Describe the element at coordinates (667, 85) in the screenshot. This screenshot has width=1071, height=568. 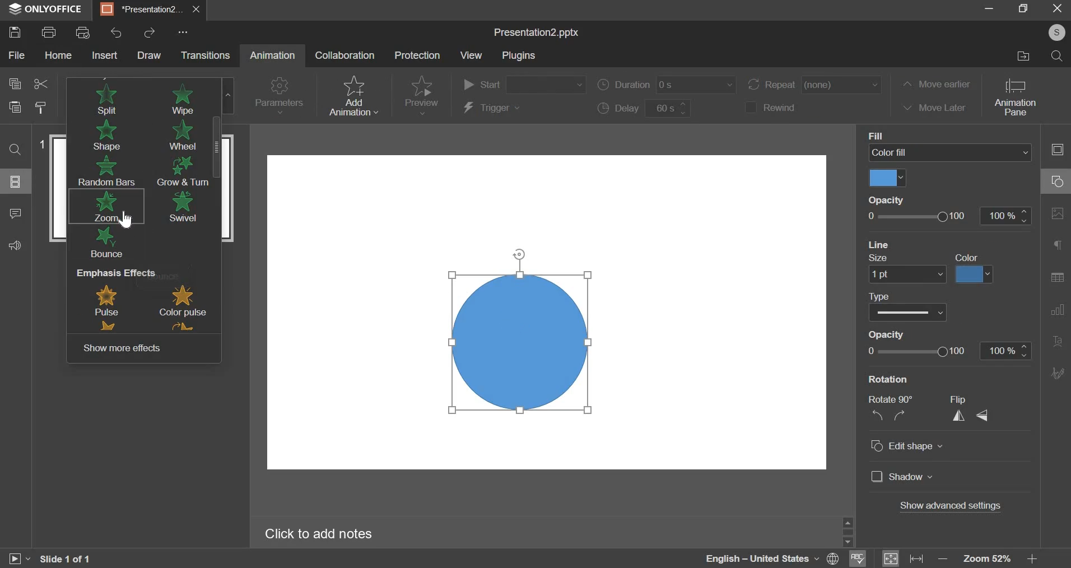
I see `duration` at that location.